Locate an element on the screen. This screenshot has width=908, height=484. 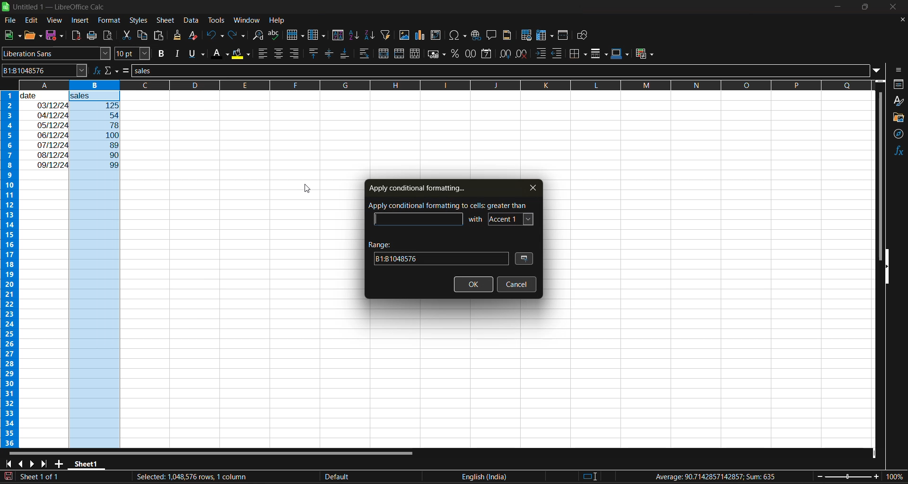
sheet is located at coordinates (165, 21).